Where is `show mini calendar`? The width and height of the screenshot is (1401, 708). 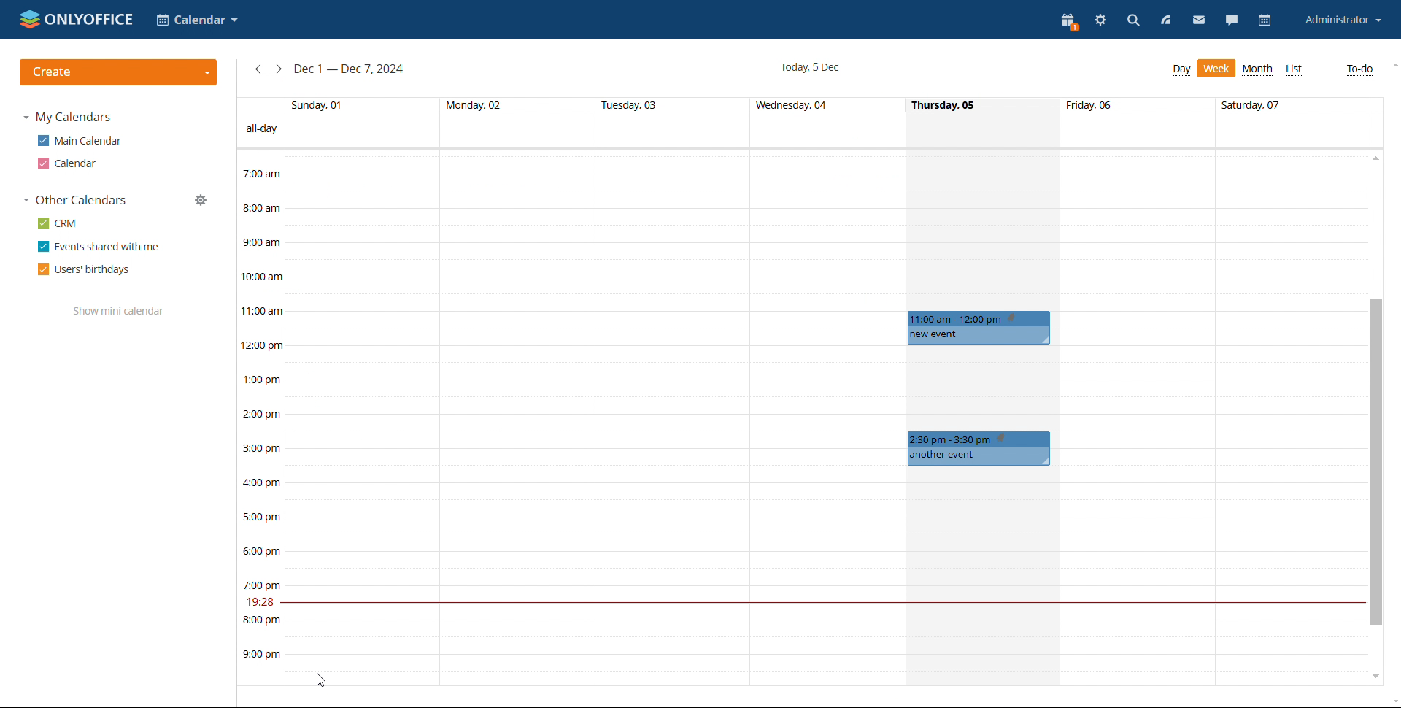 show mini calendar is located at coordinates (119, 312).